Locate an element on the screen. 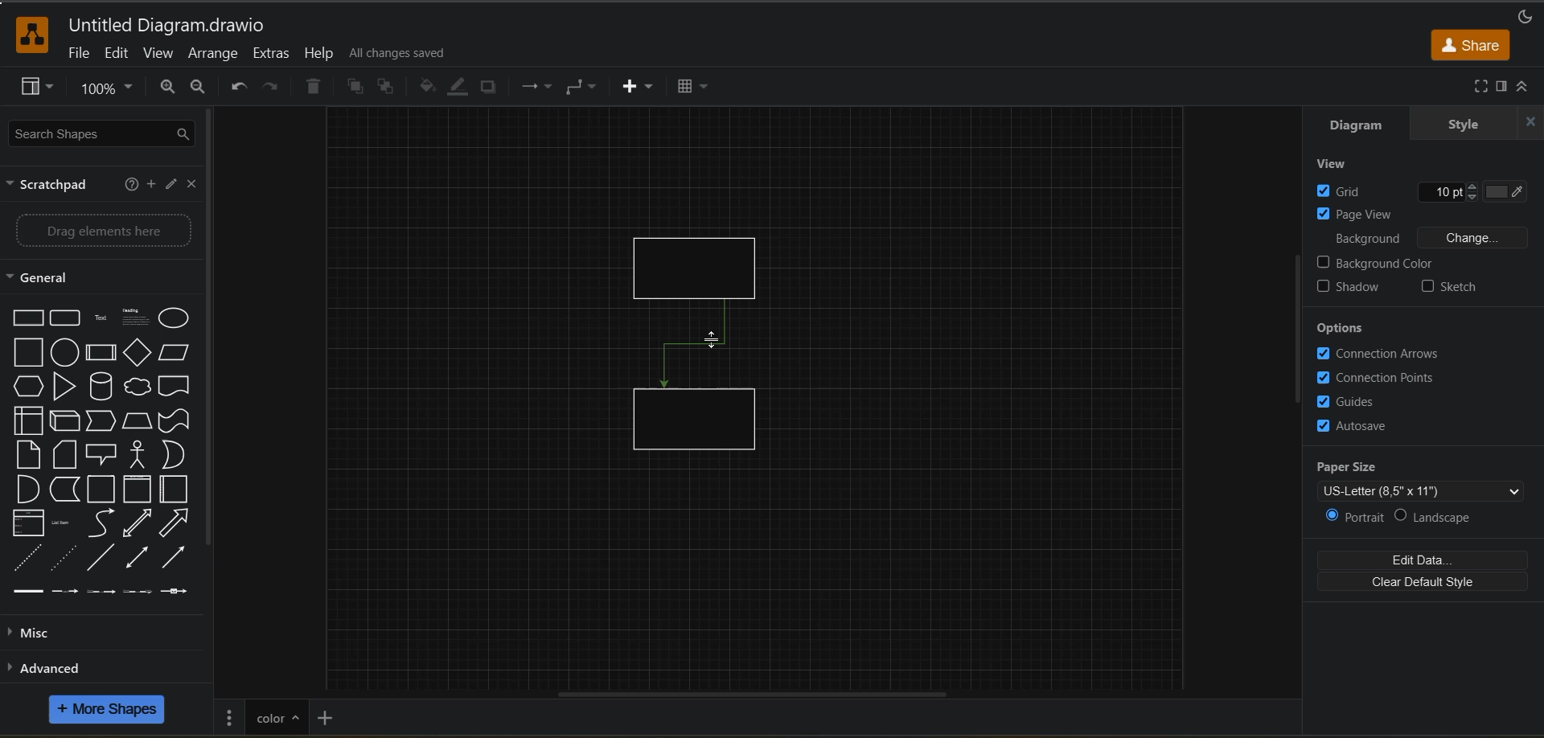  diagram is located at coordinates (1353, 128).